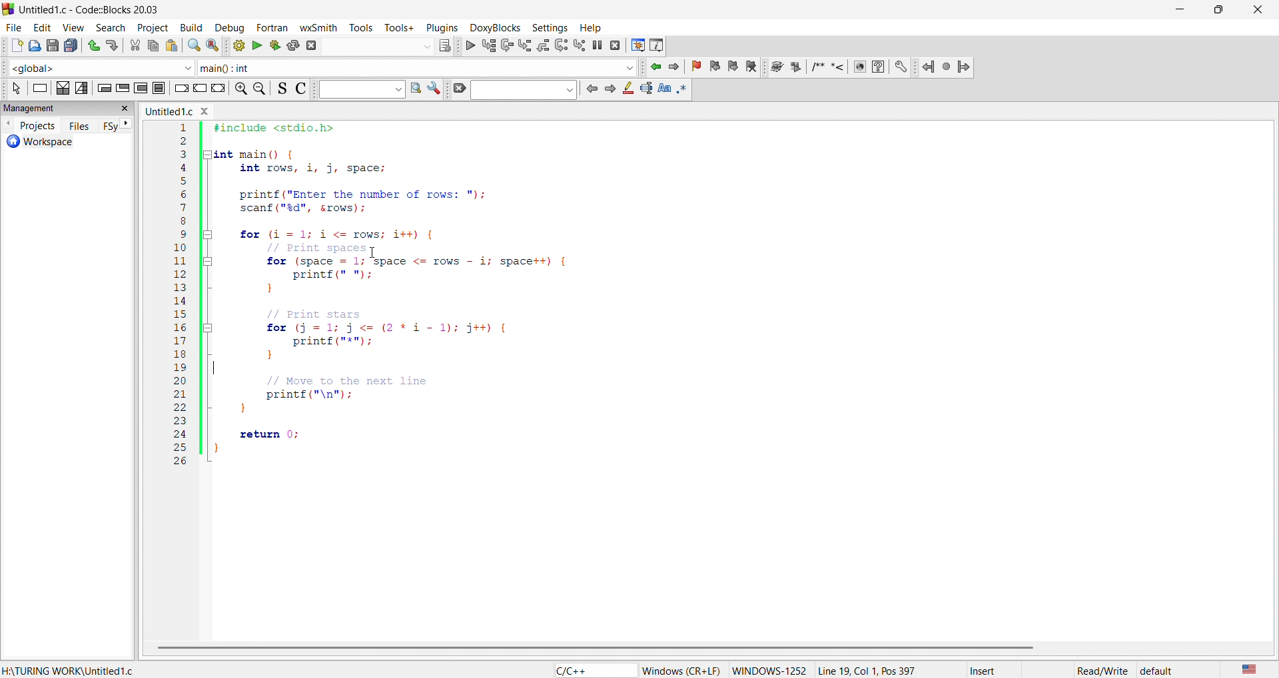 The width and height of the screenshot is (1279, 678). Describe the element at coordinates (12, 25) in the screenshot. I see `file` at that location.